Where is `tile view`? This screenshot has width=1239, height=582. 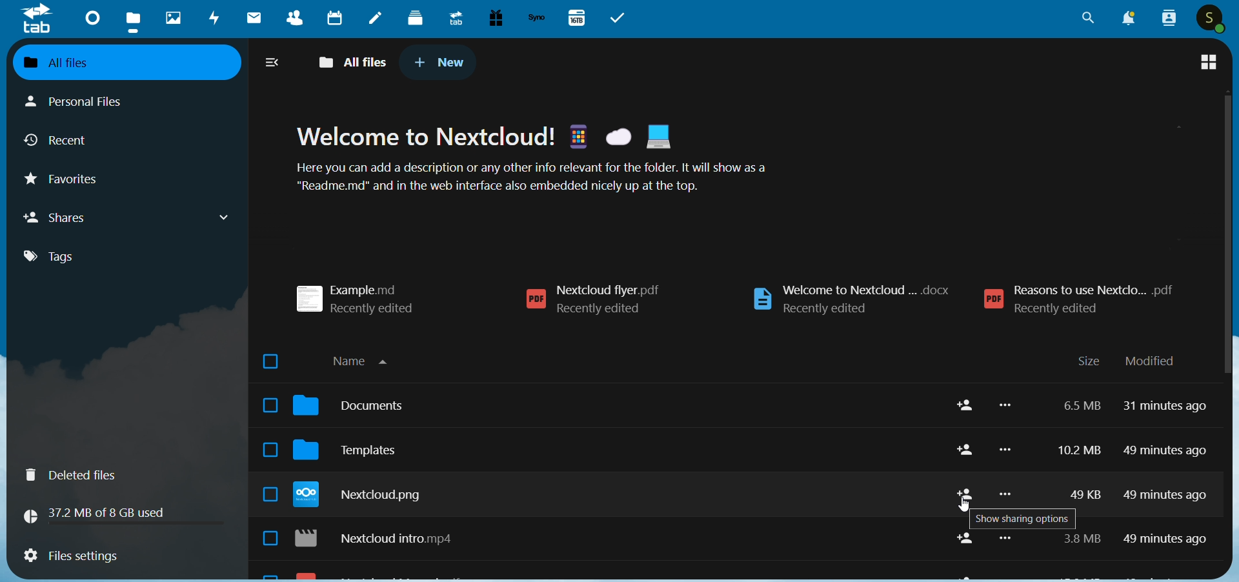
tile view is located at coordinates (1207, 63).